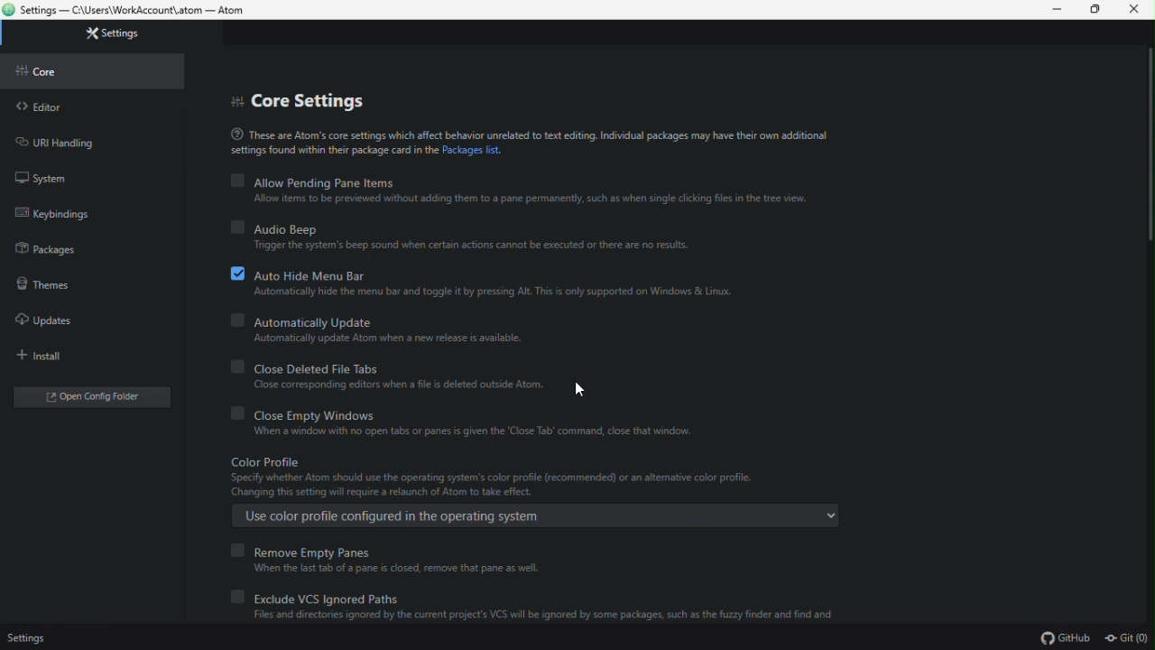 This screenshot has width=1155, height=650. I want to click on Specify whether Atom should use the operating system's color profile (recommended) or an alternative color profile. Changing this setting will require a relaunch of Atom take effect., so click(488, 485).